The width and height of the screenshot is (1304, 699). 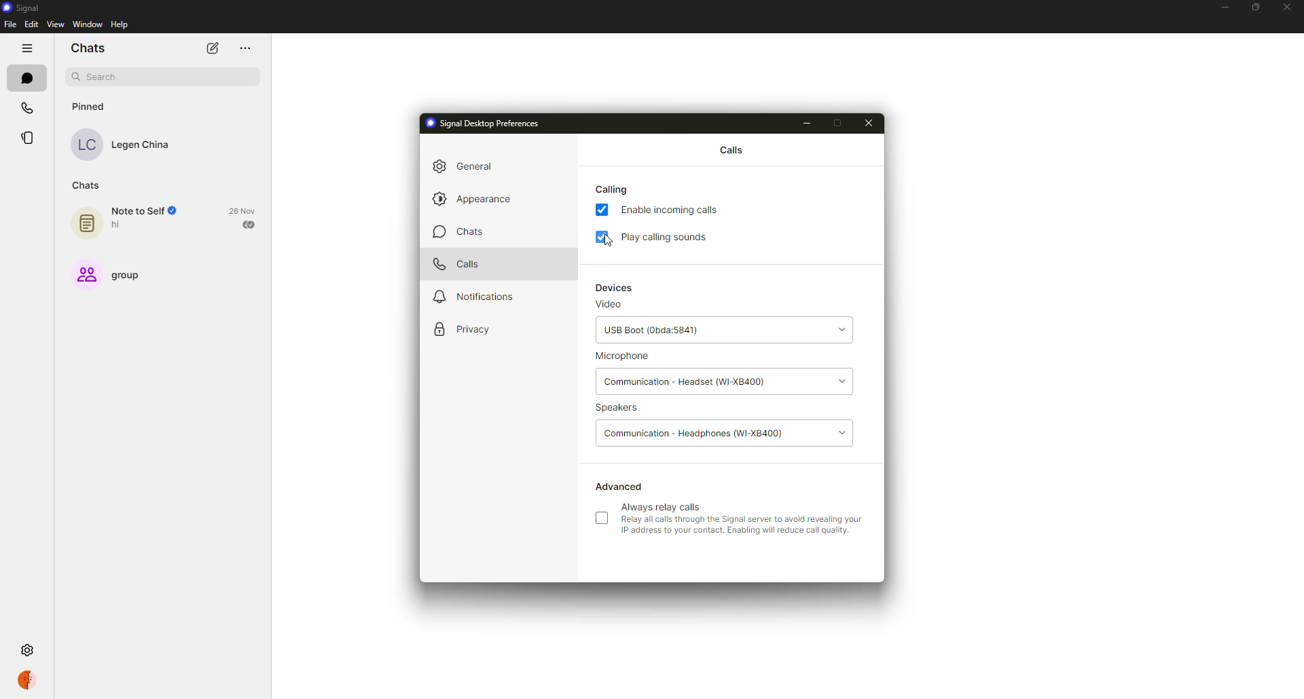 What do you see at coordinates (59, 25) in the screenshot?
I see `view` at bounding box center [59, 25].